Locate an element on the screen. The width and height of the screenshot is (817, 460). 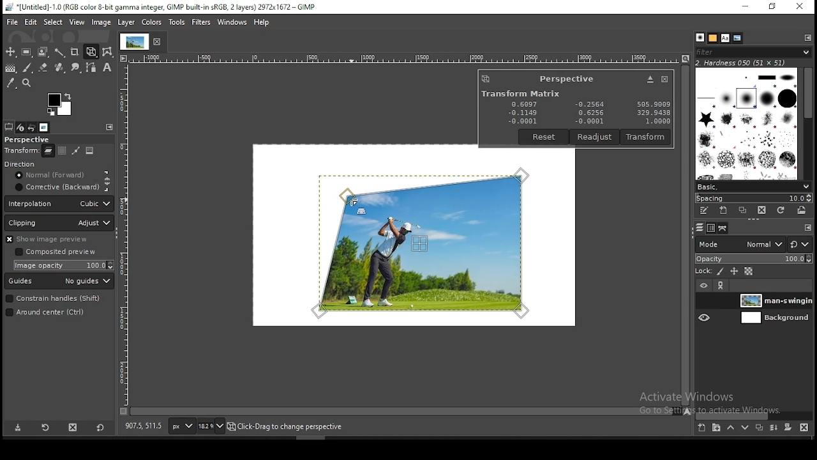
corrective (backward) is located at coordinates (56, 188).